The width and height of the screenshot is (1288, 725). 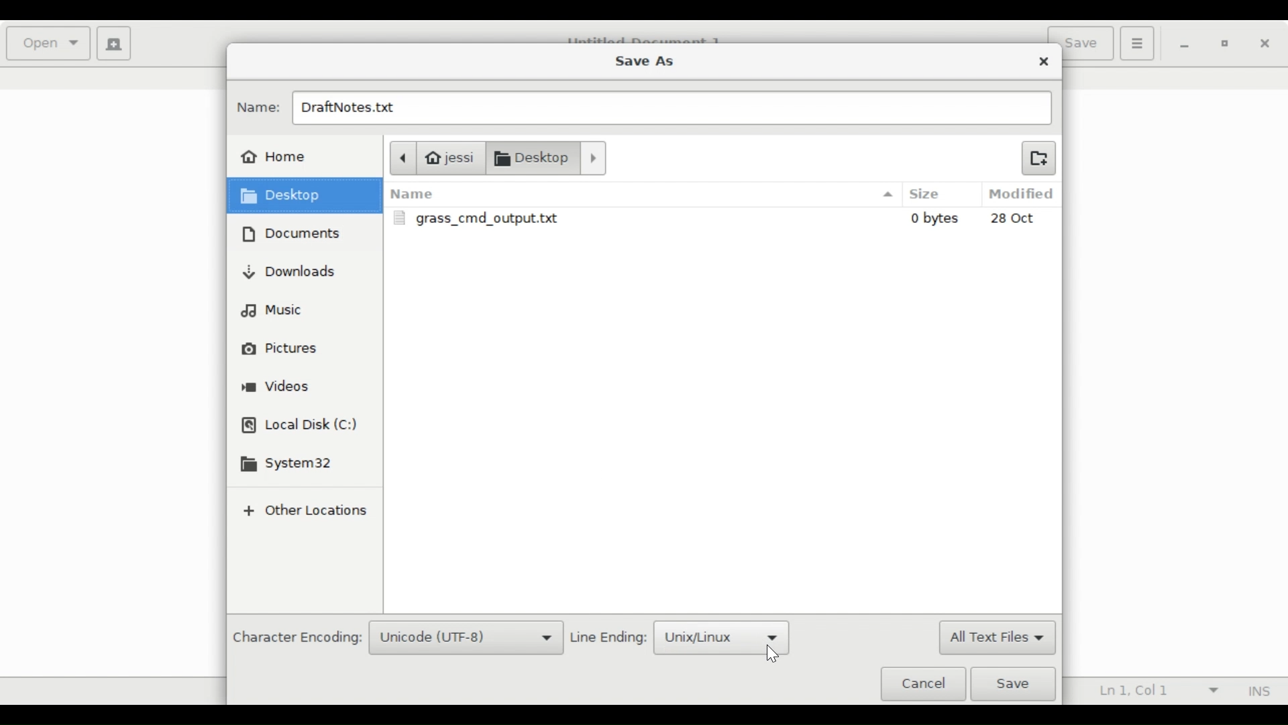 What do you see at coordinates (296, 638) in the screenshot?
I see `Character Encoding` at bounding box center [296, 638].